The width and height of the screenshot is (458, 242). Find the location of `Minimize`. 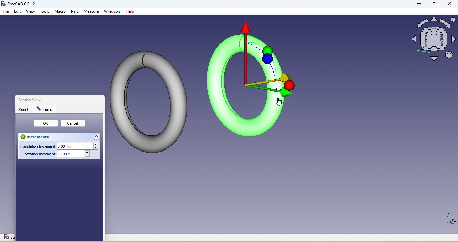

Minimize is located at coordinates (416, 5).